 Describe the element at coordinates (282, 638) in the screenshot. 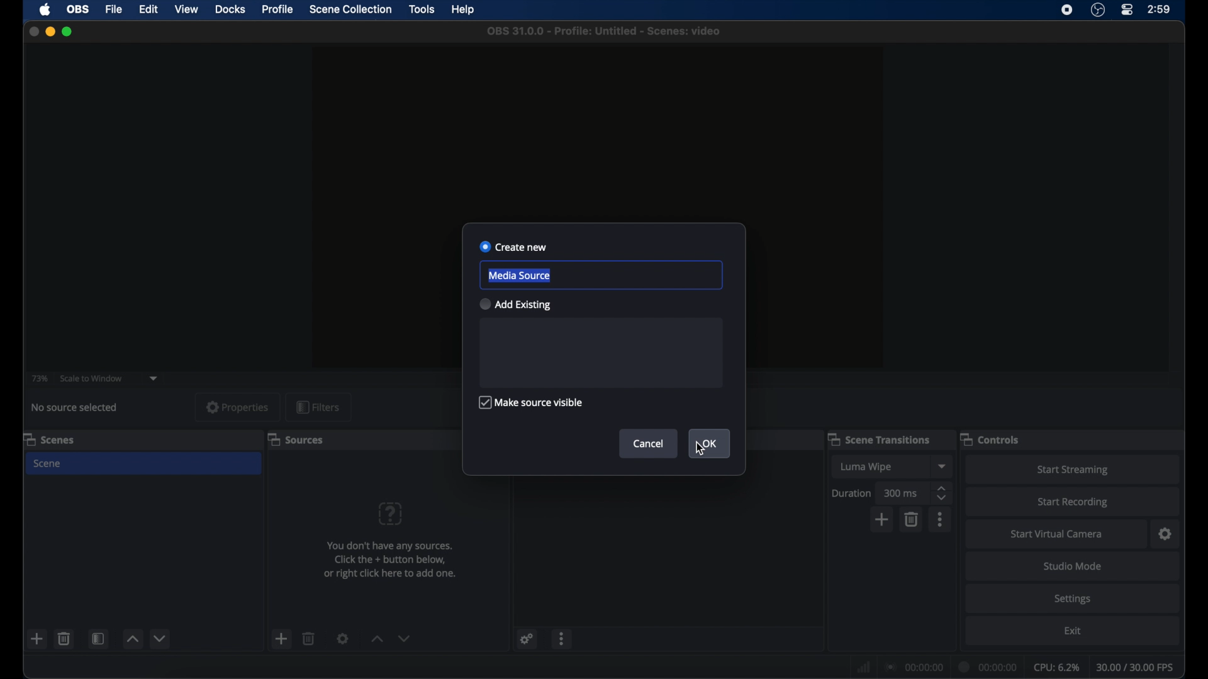

I see `add` at that location.